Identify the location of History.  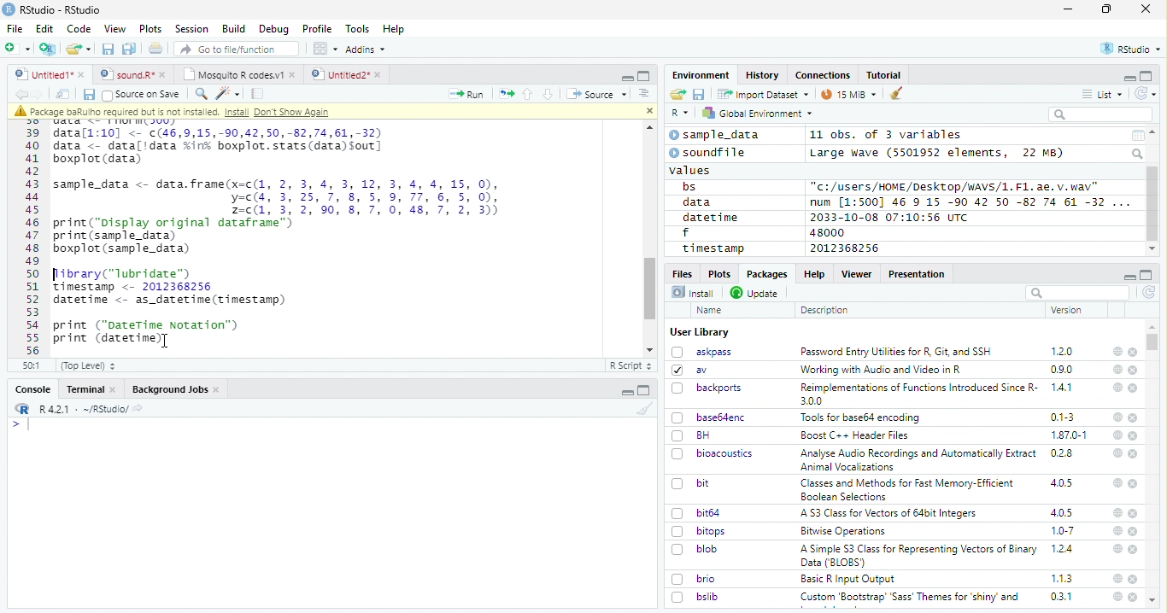
(763, 75).